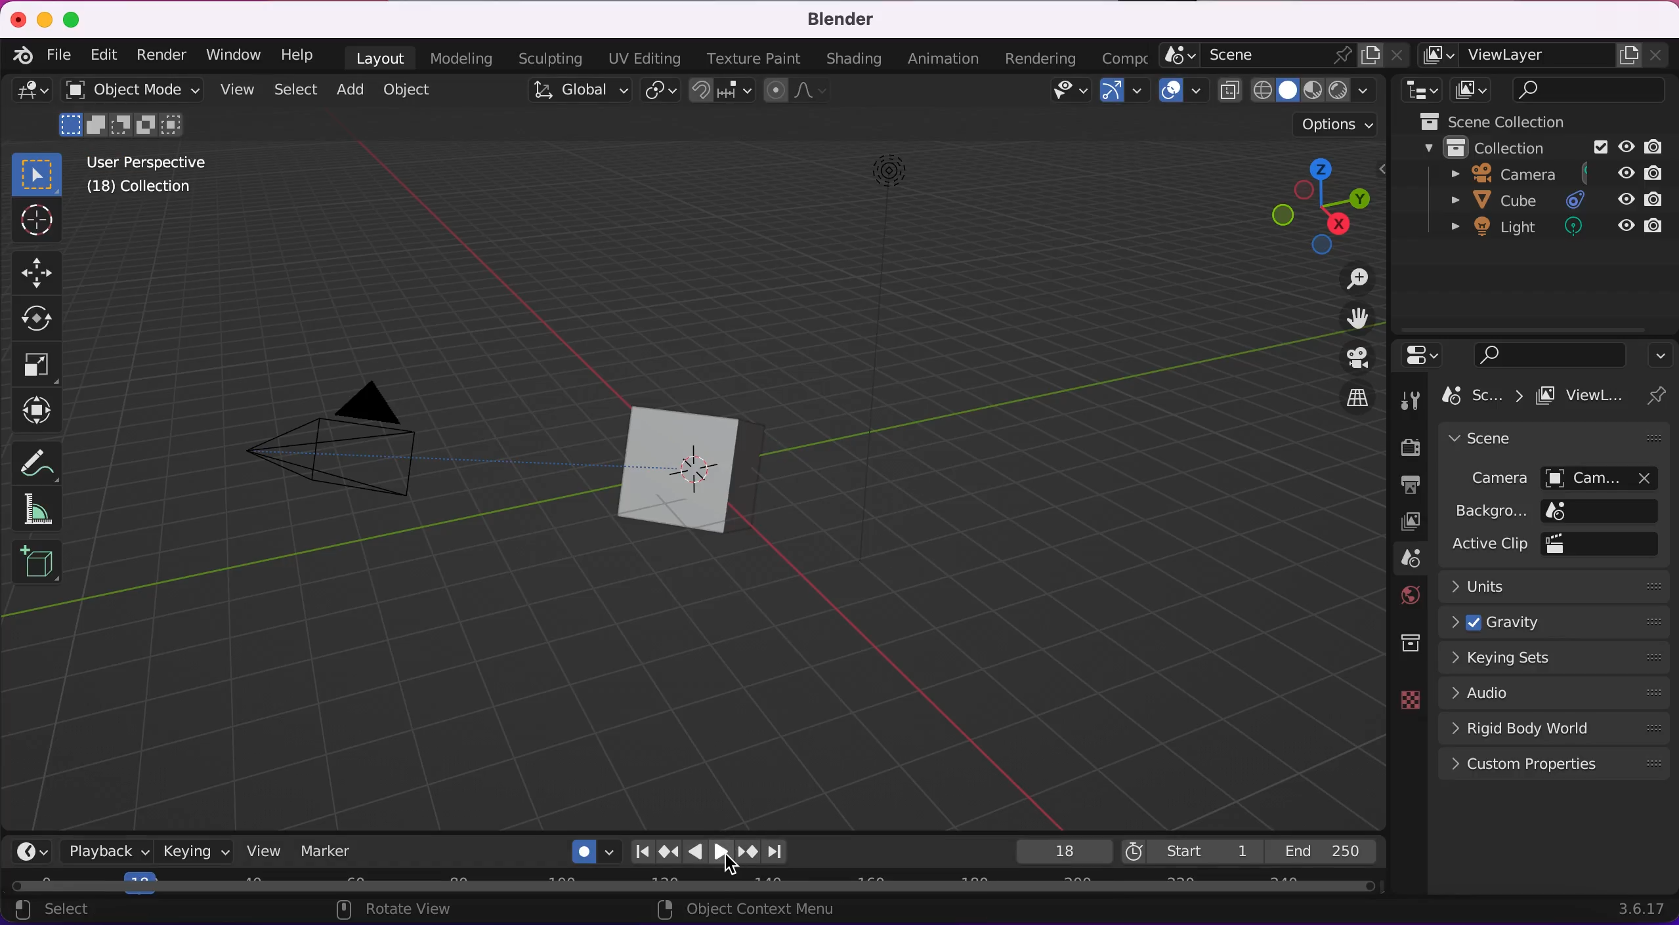 This screenshot has height=925, width=1679. Describe the element at coordinates (692, 853) in the screenshot. I see `play animation` at that location.